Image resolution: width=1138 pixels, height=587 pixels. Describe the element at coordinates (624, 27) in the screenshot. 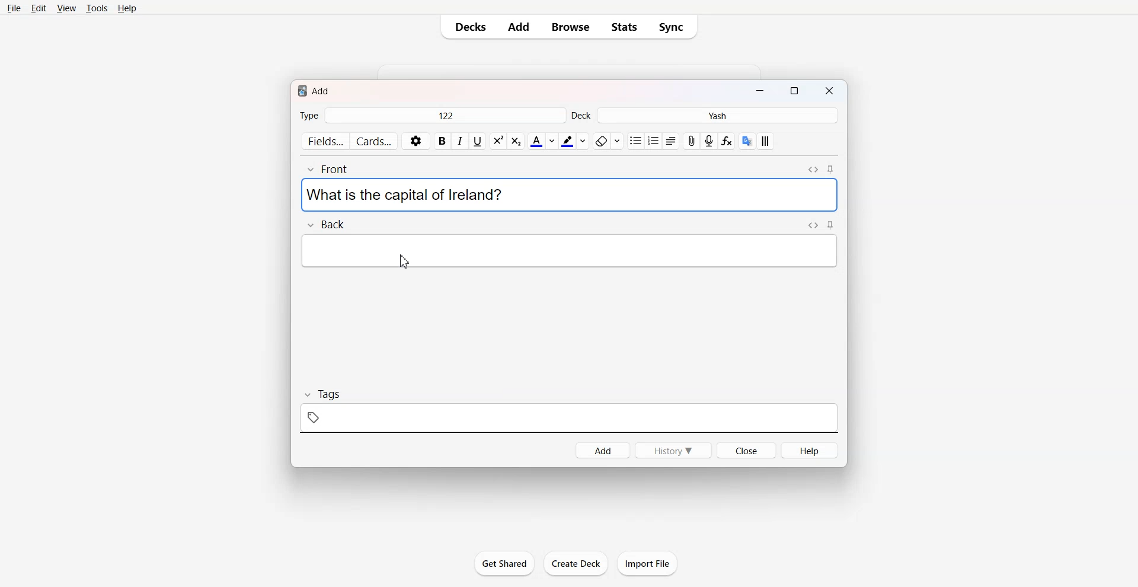

I see `Stats` at that location.